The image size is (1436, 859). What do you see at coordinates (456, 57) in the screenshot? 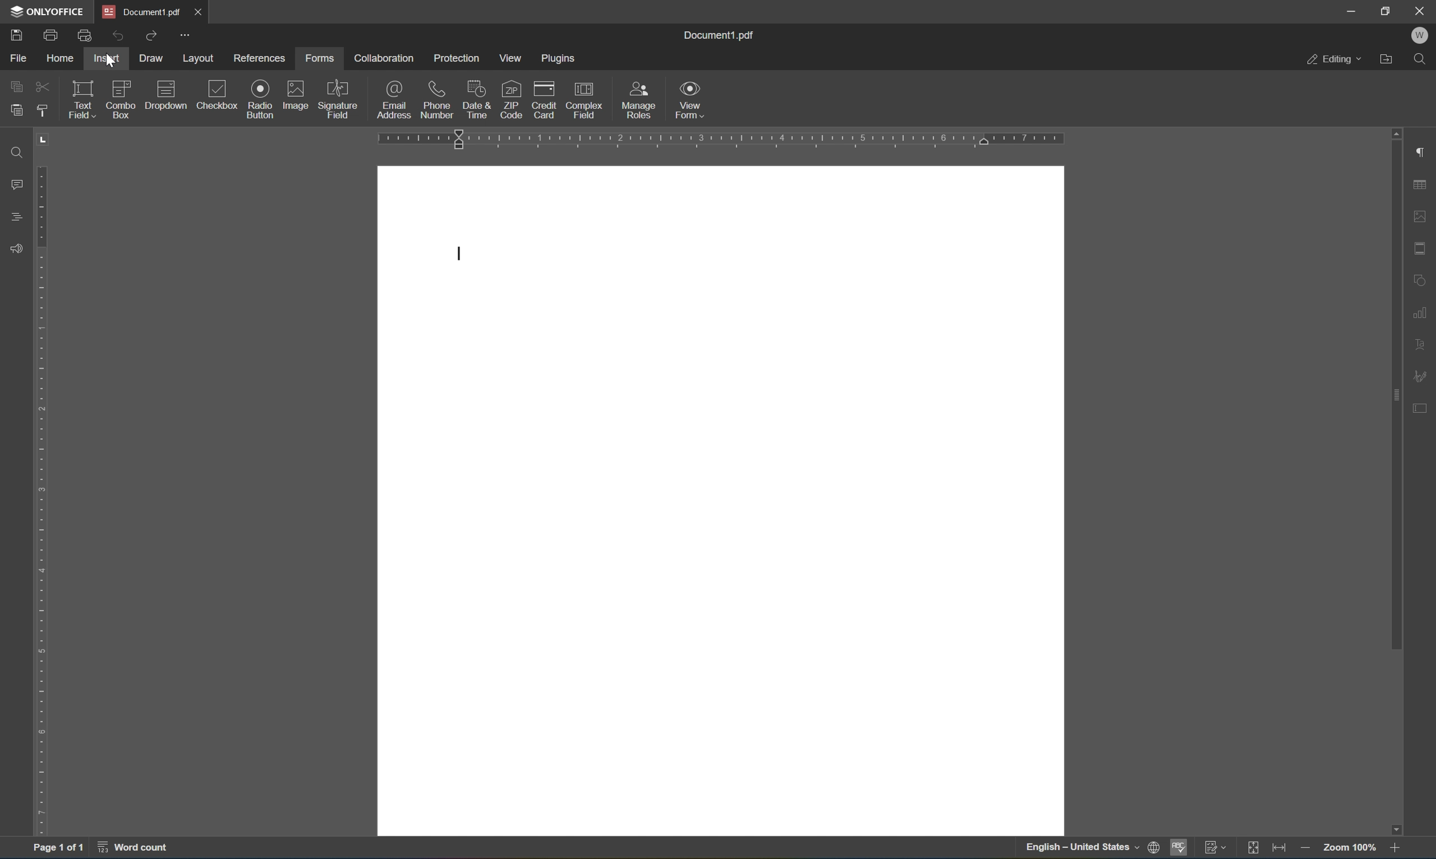
I see `protection` at bounding box center [456, 57].